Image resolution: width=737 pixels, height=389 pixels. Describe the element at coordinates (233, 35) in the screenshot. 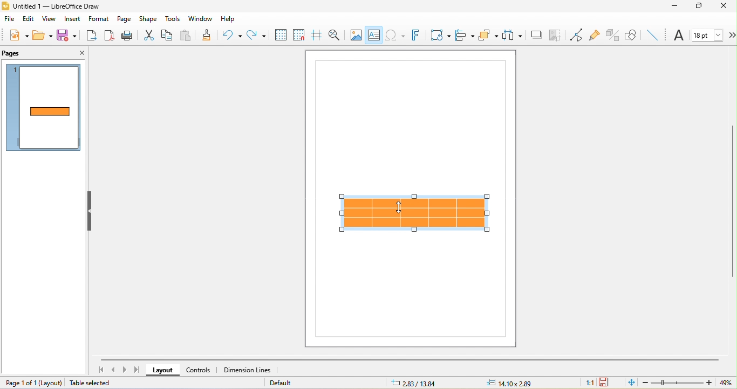

I see `undo` at that location.